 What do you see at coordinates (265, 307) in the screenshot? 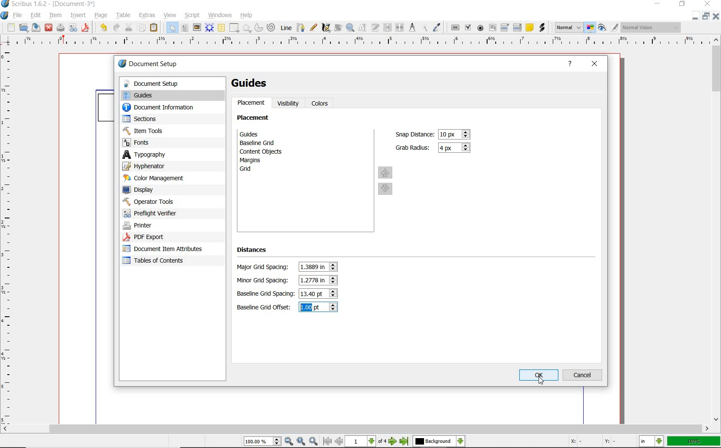
I see `Baseline Grid Offset:` at bounding box center [265, 307].